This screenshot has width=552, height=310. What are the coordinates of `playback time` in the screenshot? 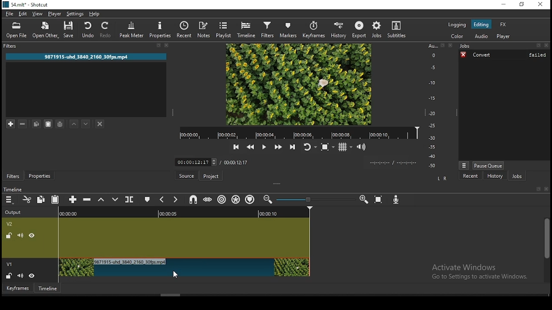 It's located at (299, 133).